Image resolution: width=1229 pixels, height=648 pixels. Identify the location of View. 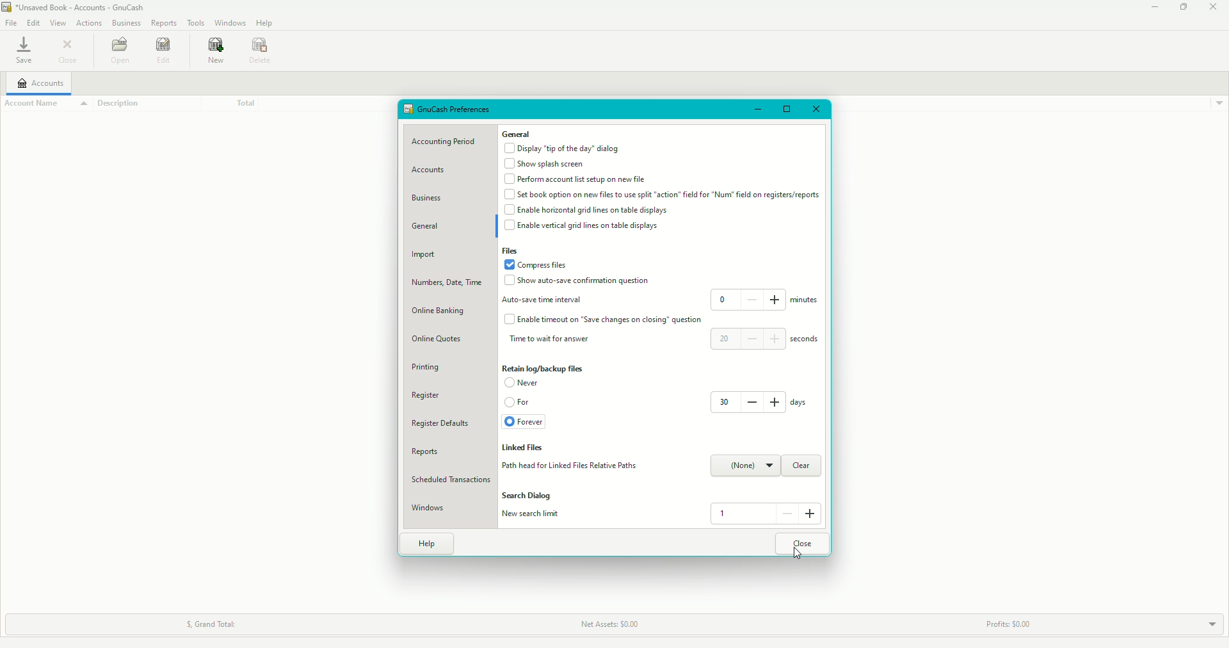
(56, 23).